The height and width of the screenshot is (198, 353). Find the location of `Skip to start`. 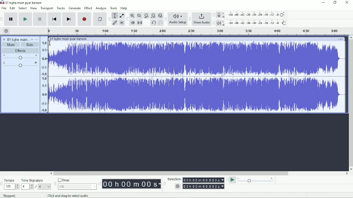

Skip to start is located at coordinates (55, 19).